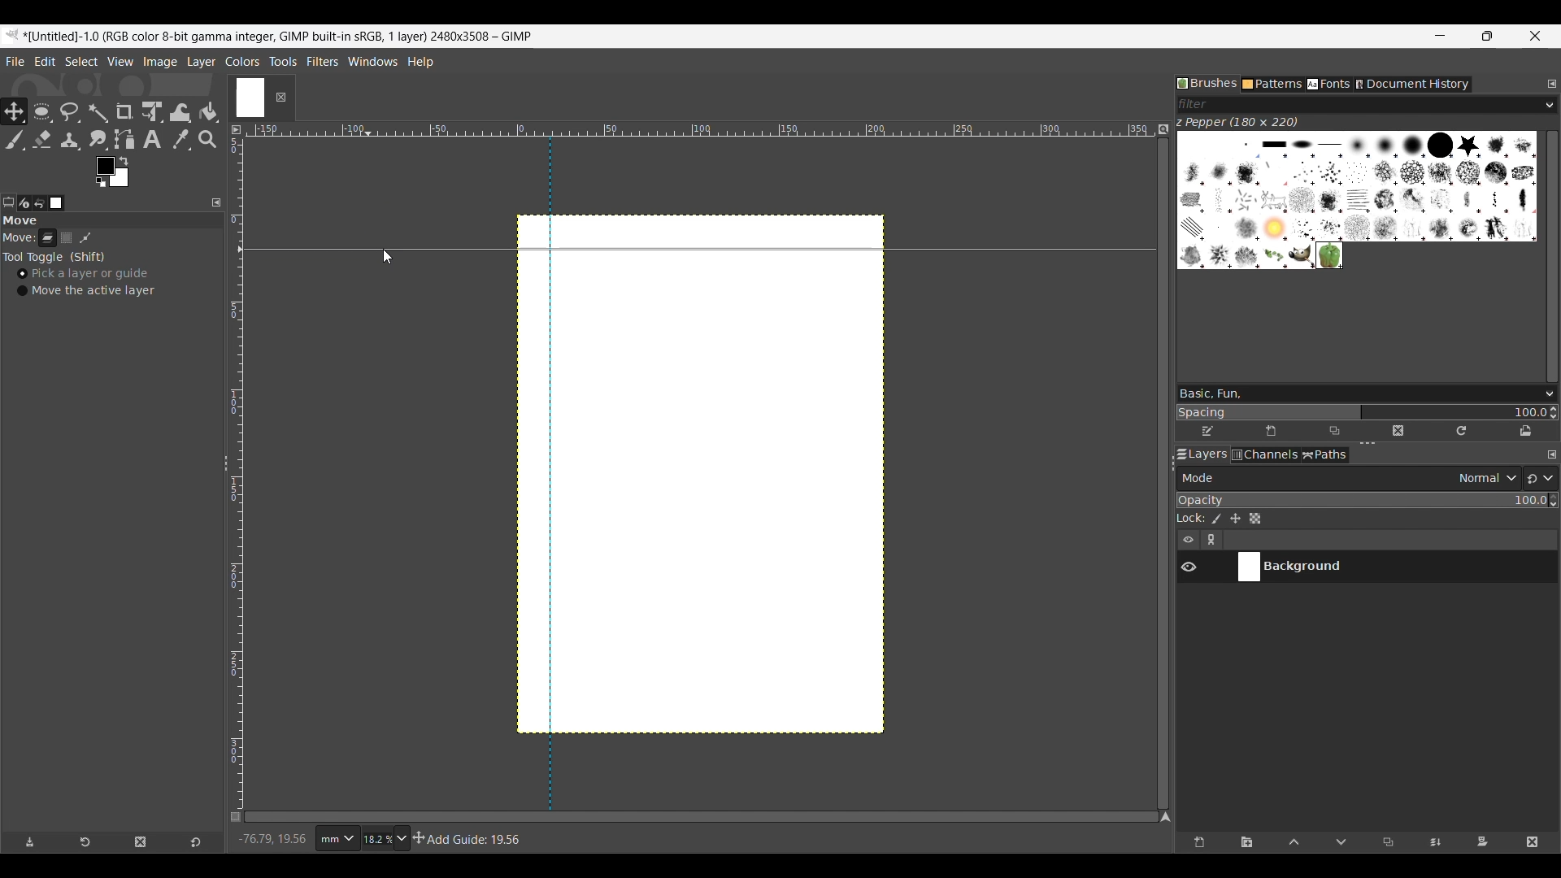  I want to click on Current layer, so click(1379, 567).